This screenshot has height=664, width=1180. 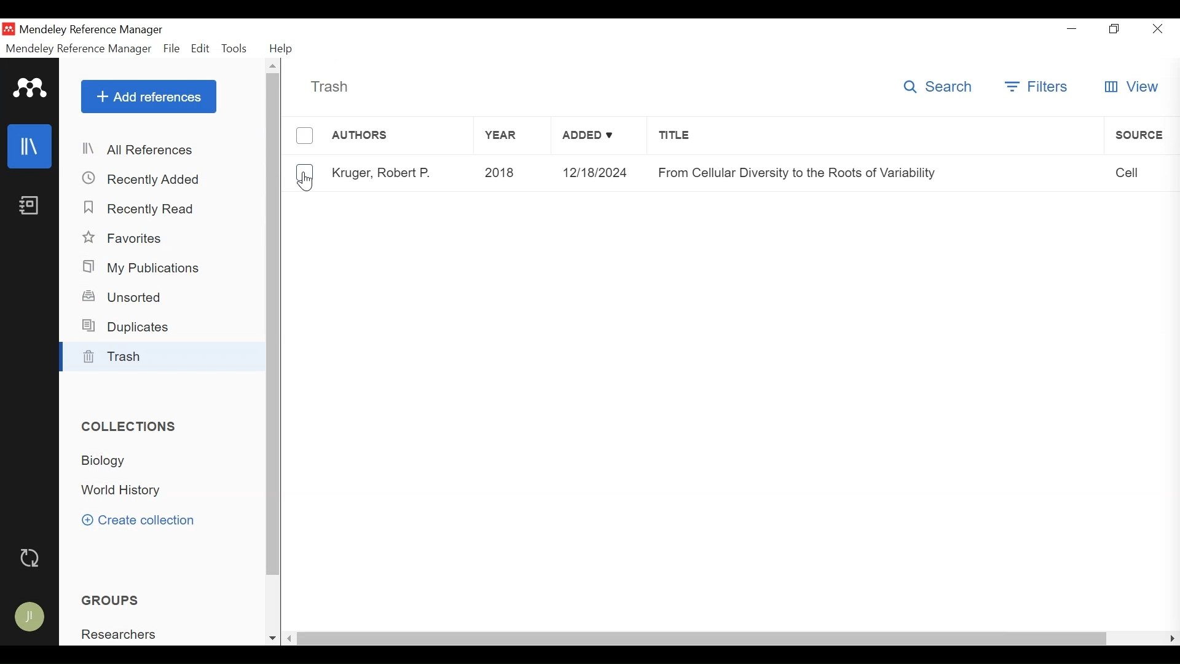 I want to click on Notebook, so click(x=28, y=207).